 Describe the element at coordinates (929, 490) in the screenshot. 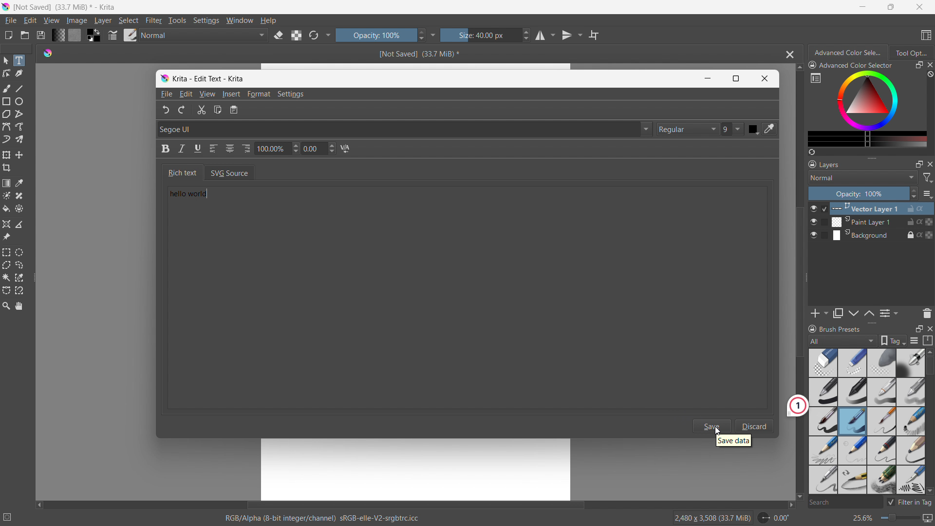

I see `scroll down` at that location.